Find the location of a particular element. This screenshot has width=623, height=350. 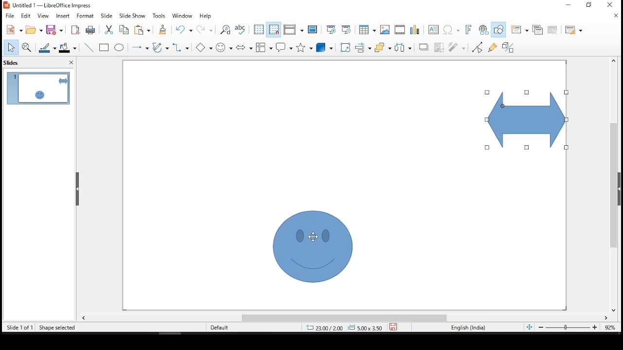

zoom and pan is located at coordinates (26, 46).